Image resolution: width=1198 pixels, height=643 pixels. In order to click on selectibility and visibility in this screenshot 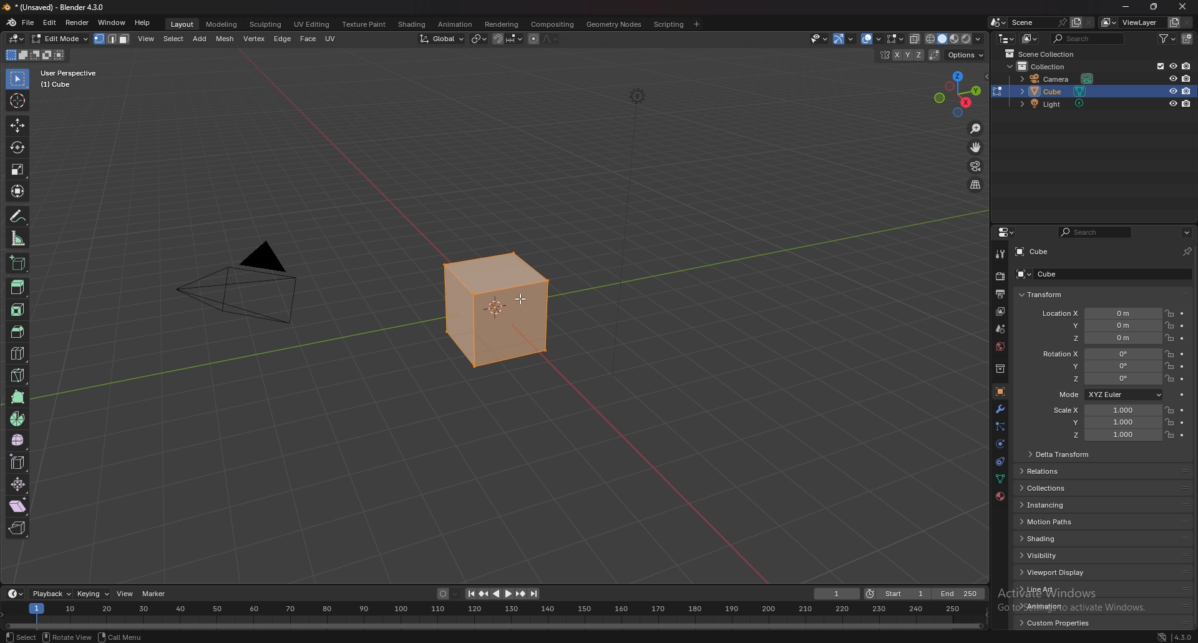, I will do `click(817, 39)`.